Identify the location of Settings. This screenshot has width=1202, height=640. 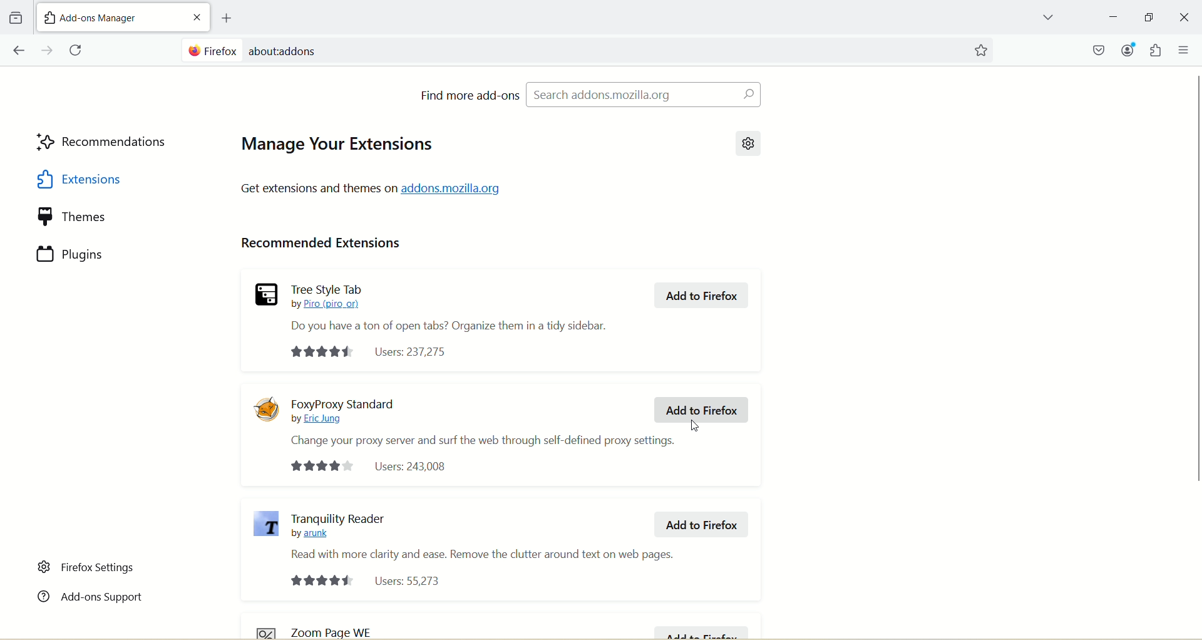
(750, 143).